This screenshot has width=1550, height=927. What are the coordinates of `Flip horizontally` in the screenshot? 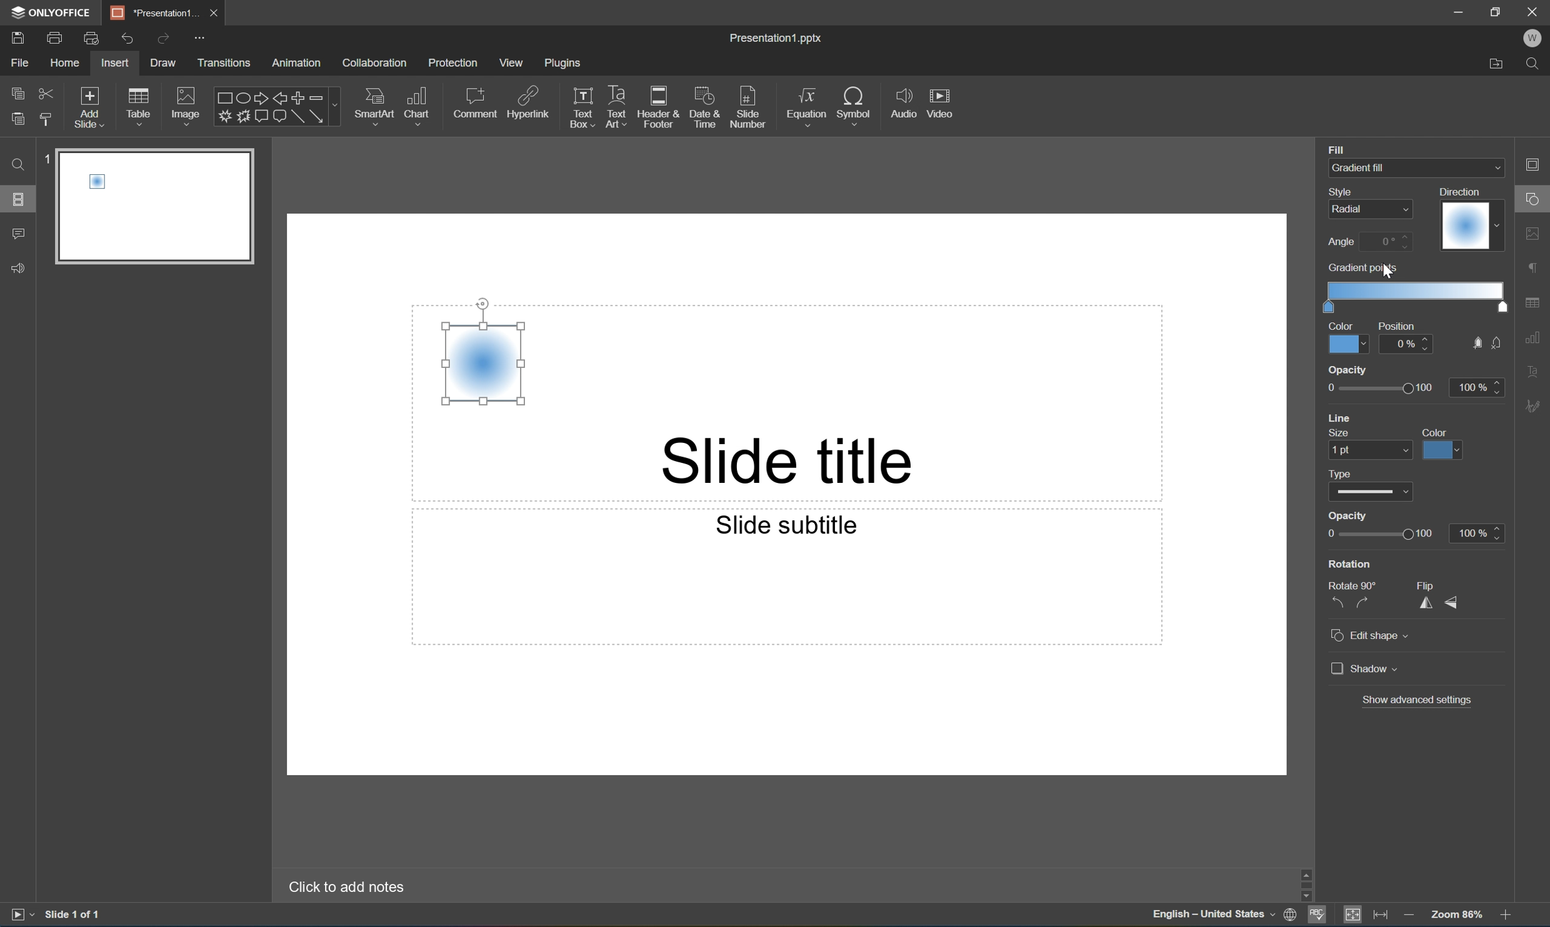 It's located at (1423, 608).